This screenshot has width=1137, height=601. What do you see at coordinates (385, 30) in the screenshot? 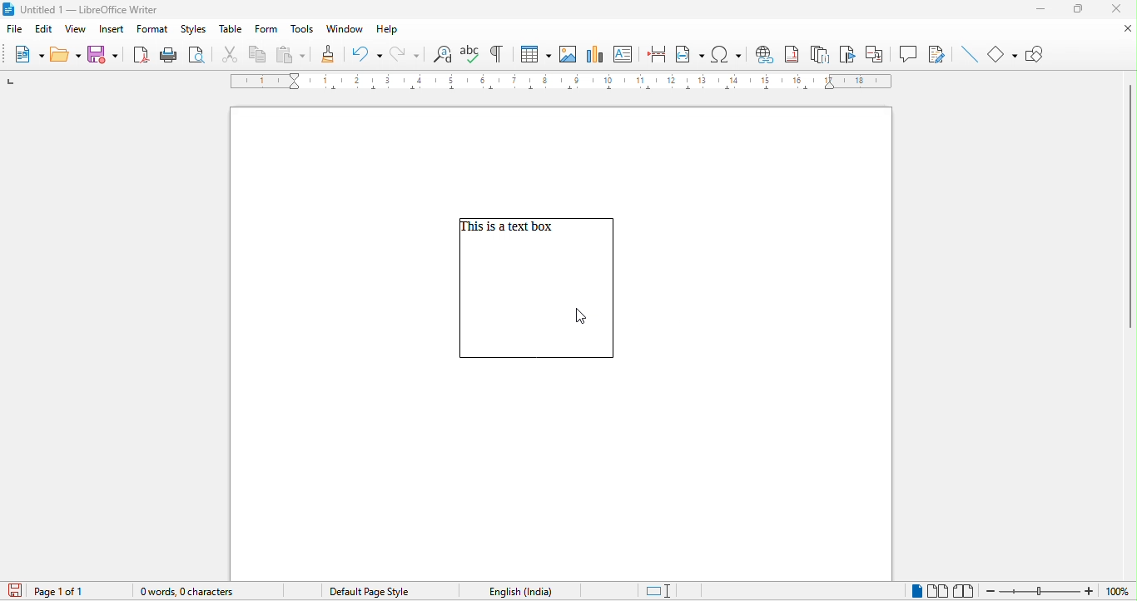
I see `help` at bounding box center [385, 30].